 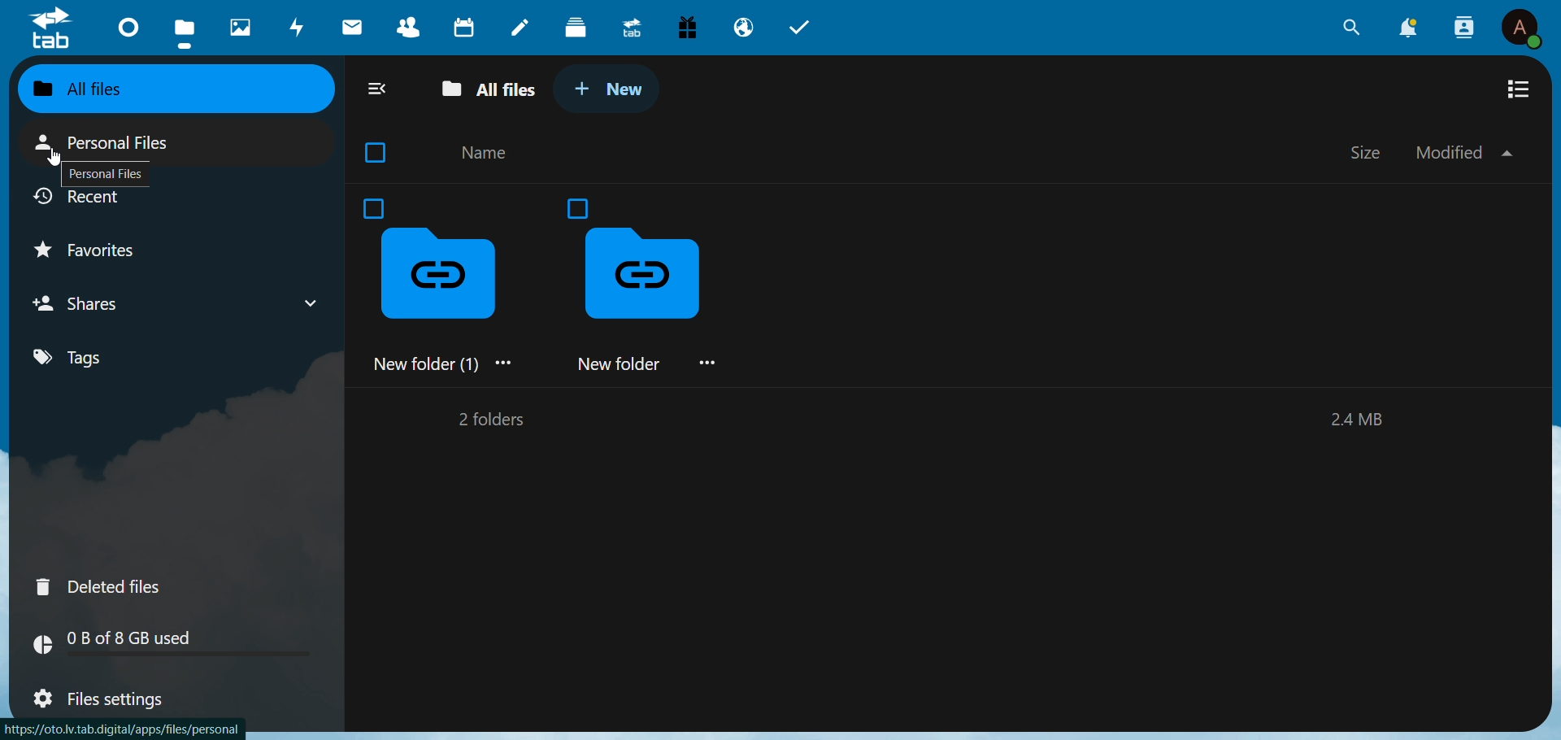 What do you see at coordinates (130, 25) in the screenshot?
I see `dashboard` at bounding box center [130, 25].